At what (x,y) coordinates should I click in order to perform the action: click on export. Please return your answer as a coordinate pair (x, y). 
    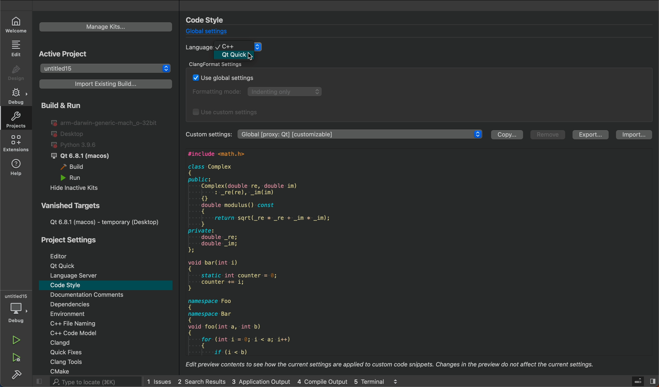
    Looking at the image, I should click on (592, 135).